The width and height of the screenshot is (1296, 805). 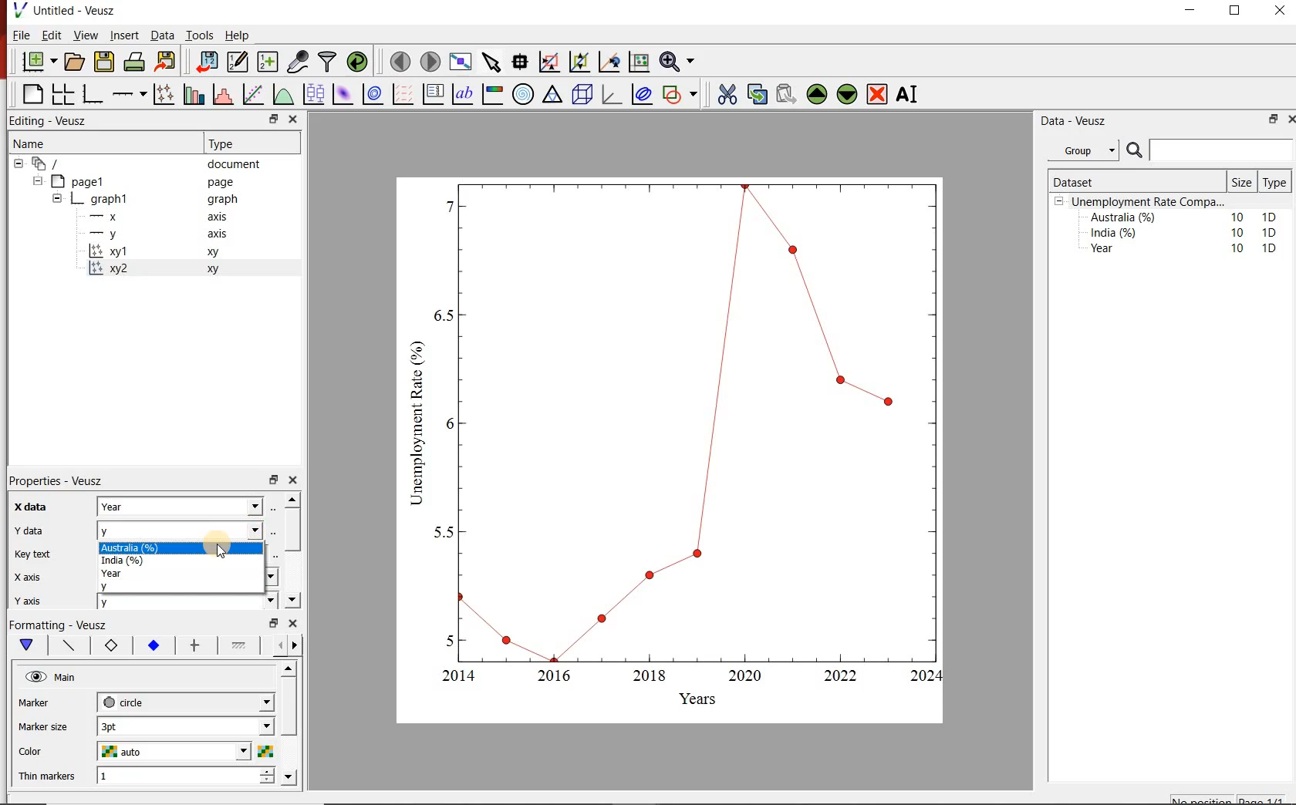 I want to click on hide/unhide, so click(x=35, y=676).